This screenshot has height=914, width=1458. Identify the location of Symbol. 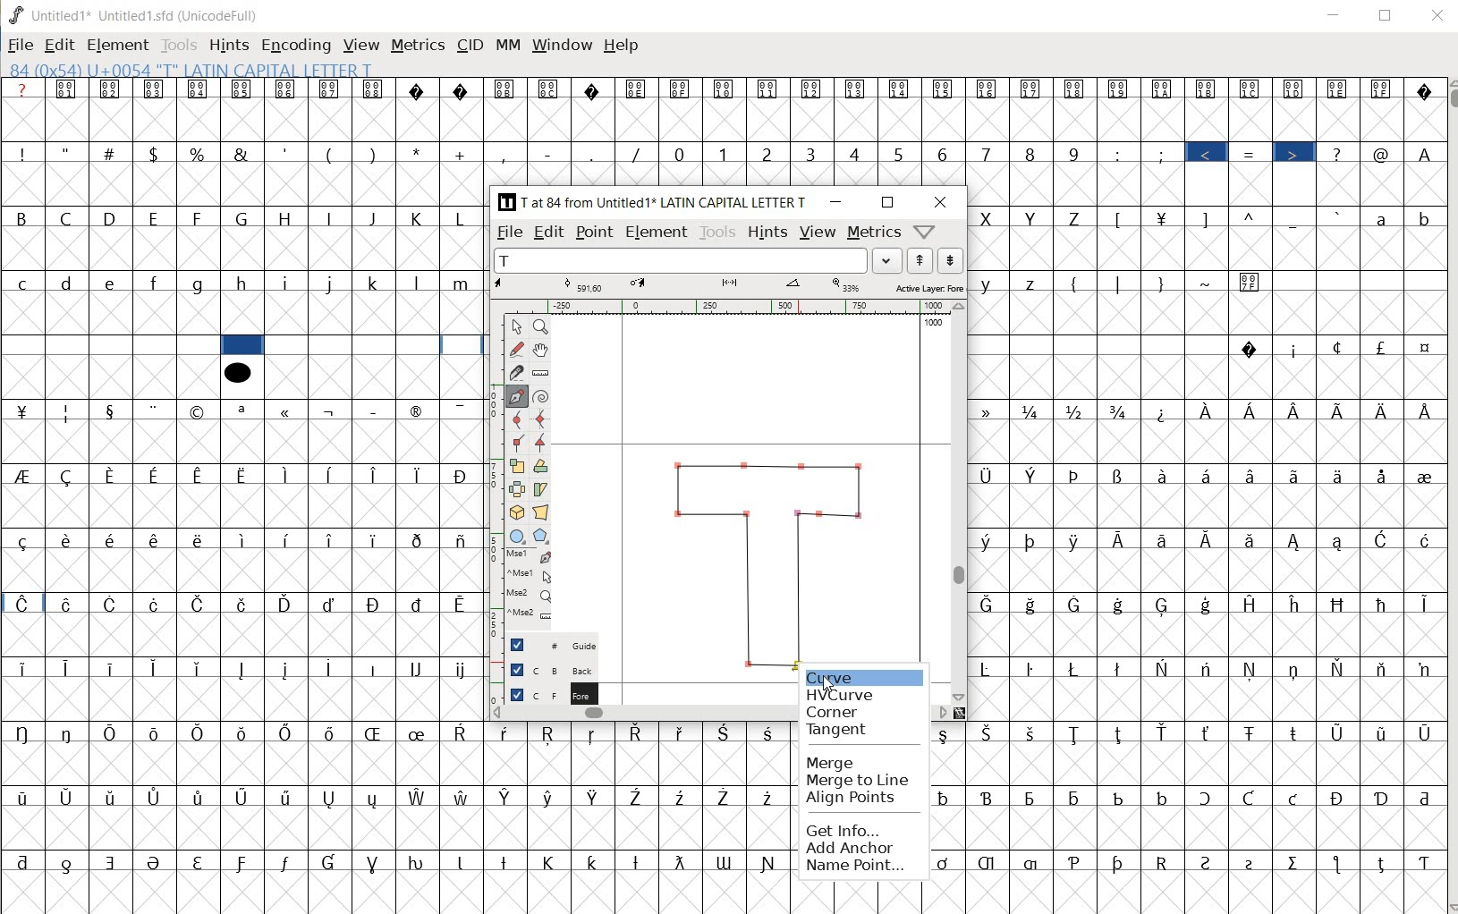
(157, 538).